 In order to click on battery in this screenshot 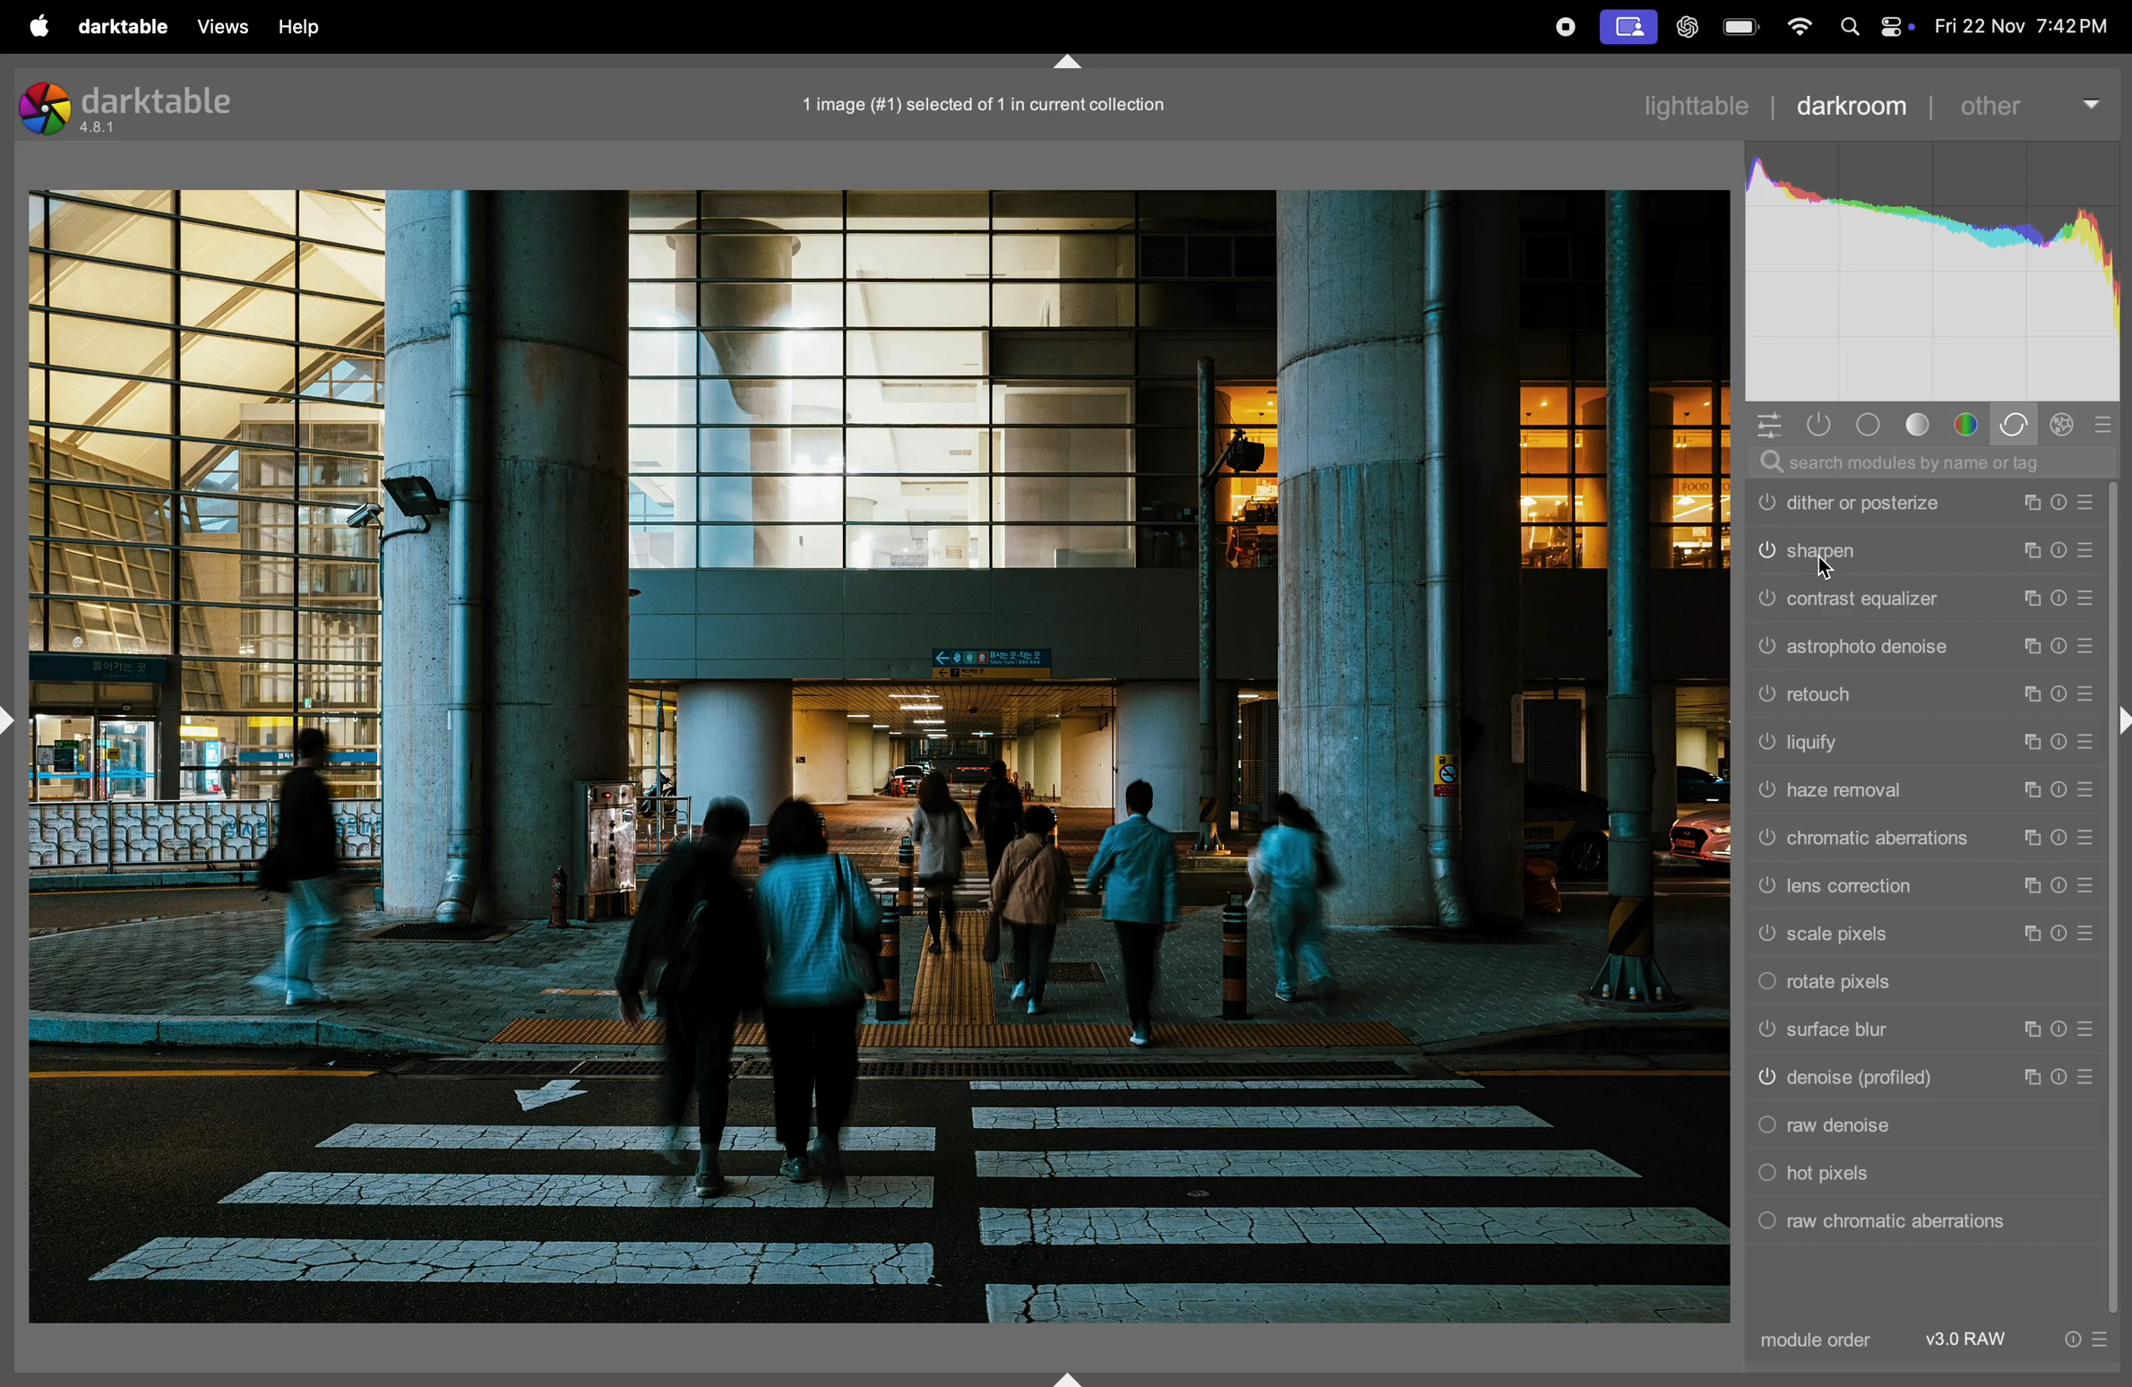, I will do `click(1742, 26)`.